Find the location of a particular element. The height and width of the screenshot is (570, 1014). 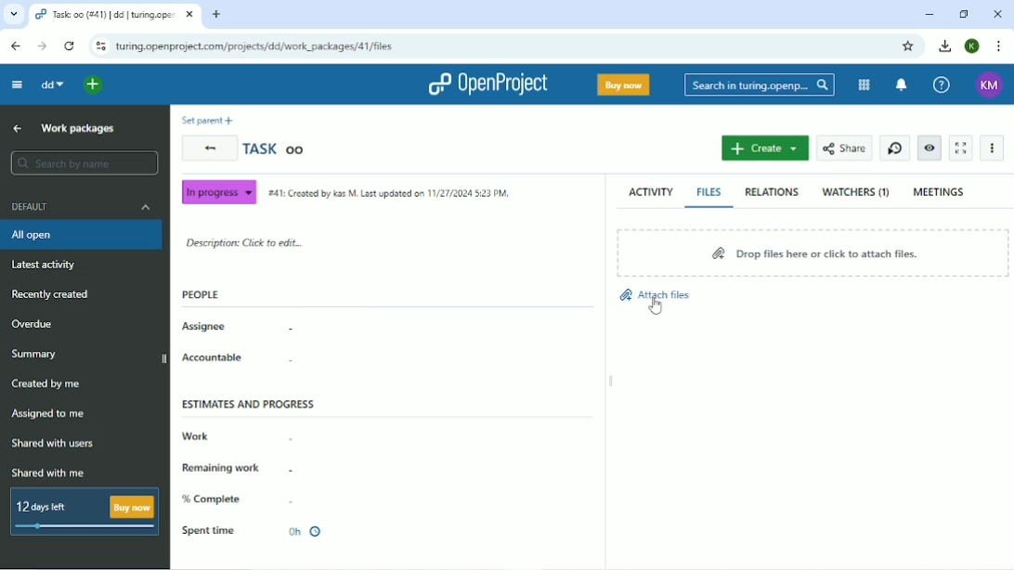

Relations is located at coordinates (772, 192).